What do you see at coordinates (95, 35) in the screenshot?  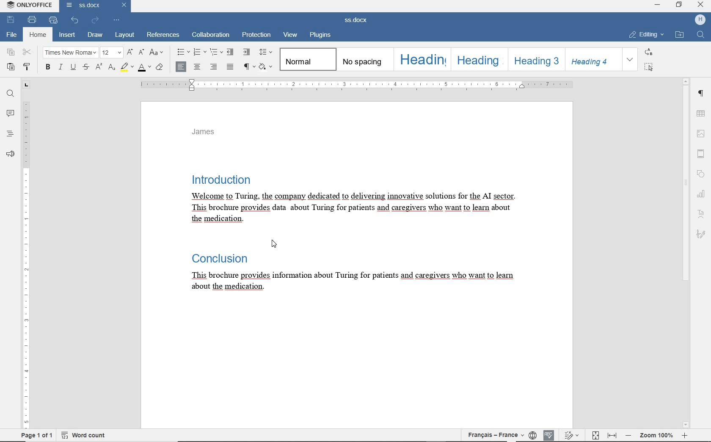 I see `DRAW` at bounding box center [95, 35].